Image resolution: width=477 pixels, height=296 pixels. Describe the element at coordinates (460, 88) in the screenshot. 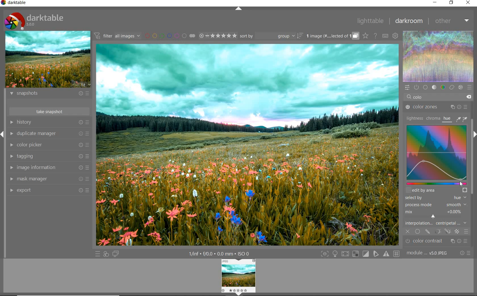

I see `effect` at that location.